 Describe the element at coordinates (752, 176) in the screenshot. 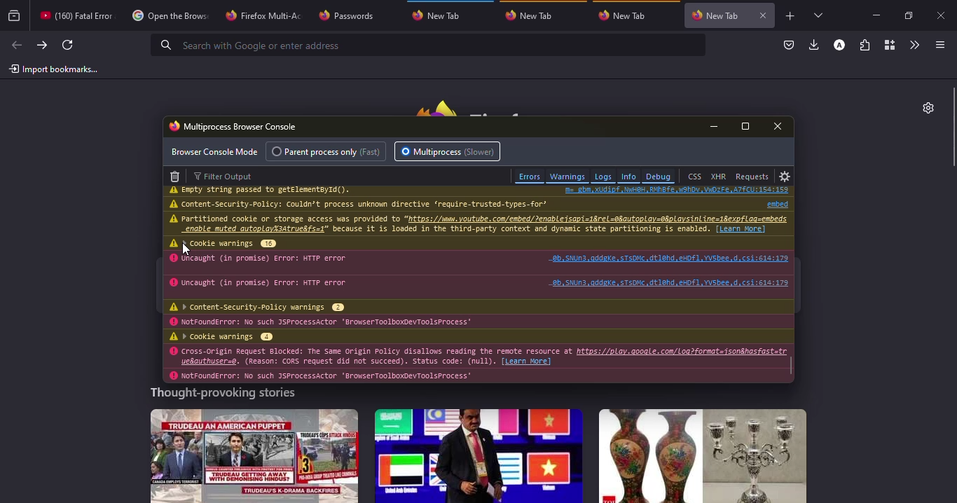

I see `requests` at that location.